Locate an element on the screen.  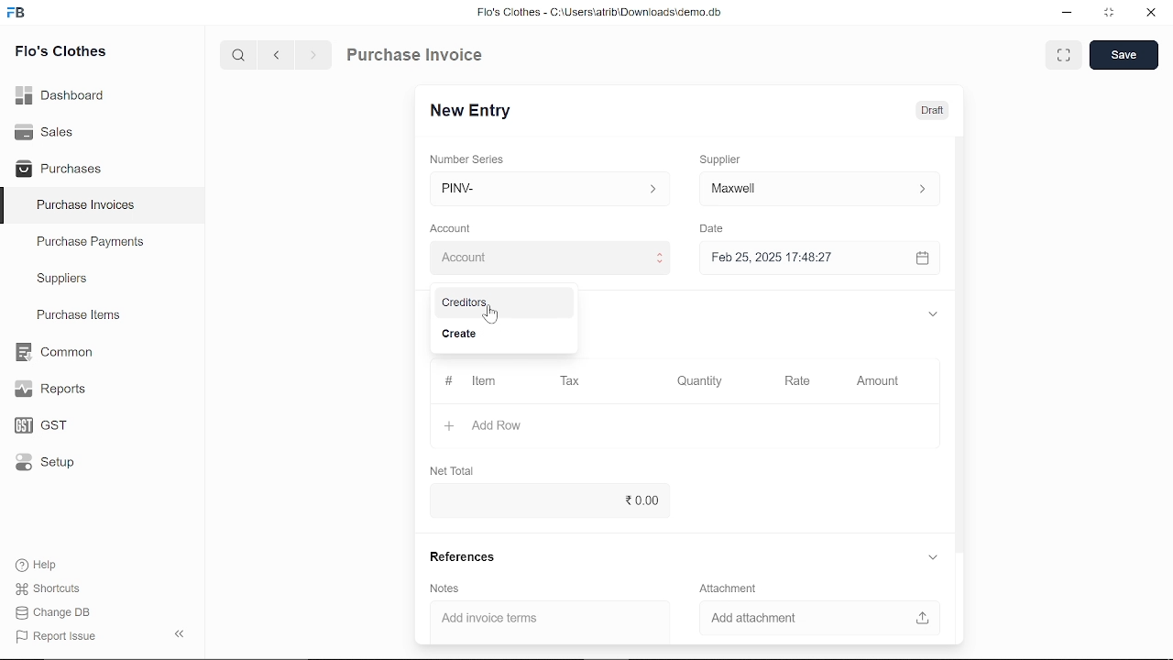
hide is located at coordinates (176, 635).